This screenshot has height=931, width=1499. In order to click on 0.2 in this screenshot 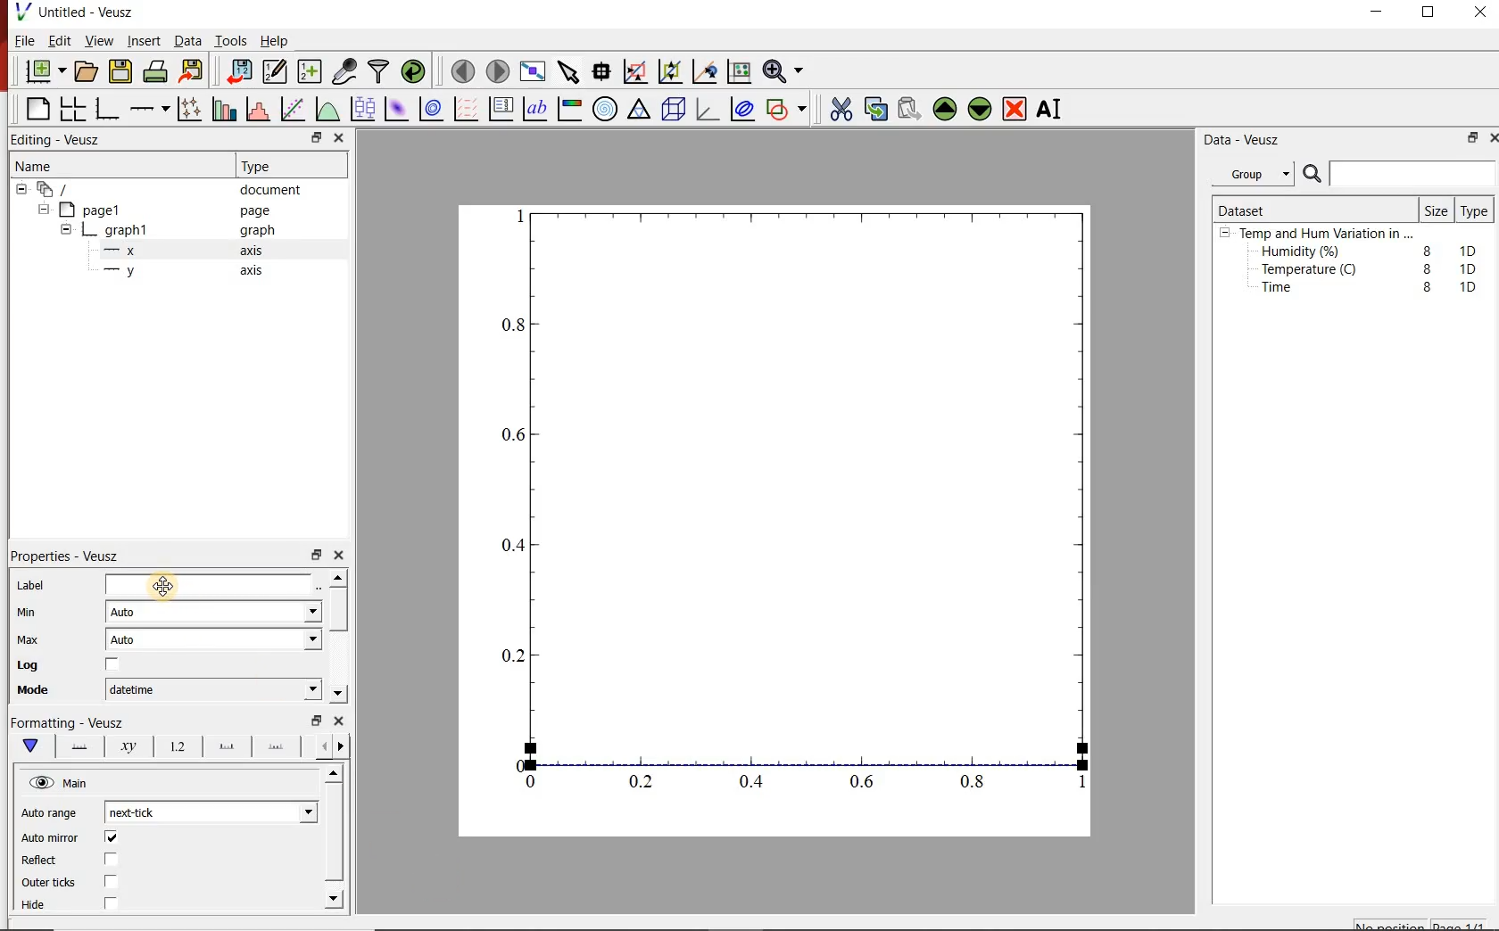, I will do `click(510, 655)`.